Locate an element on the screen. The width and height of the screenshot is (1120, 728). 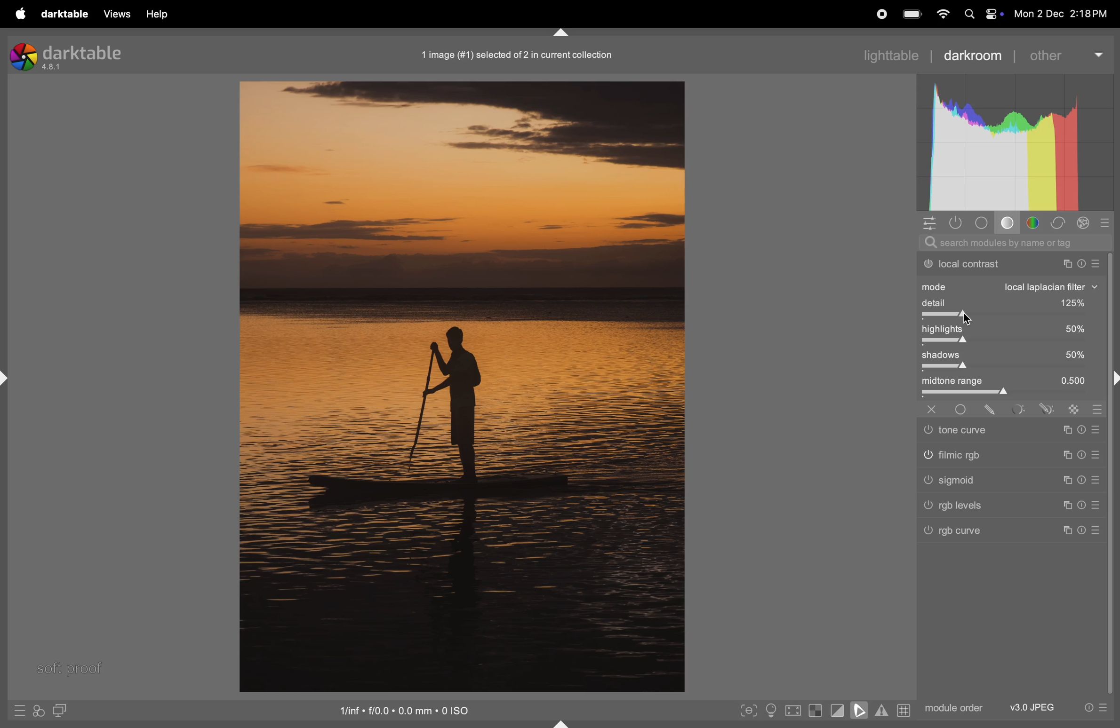
high lights is located at coordinates (1012, 330).